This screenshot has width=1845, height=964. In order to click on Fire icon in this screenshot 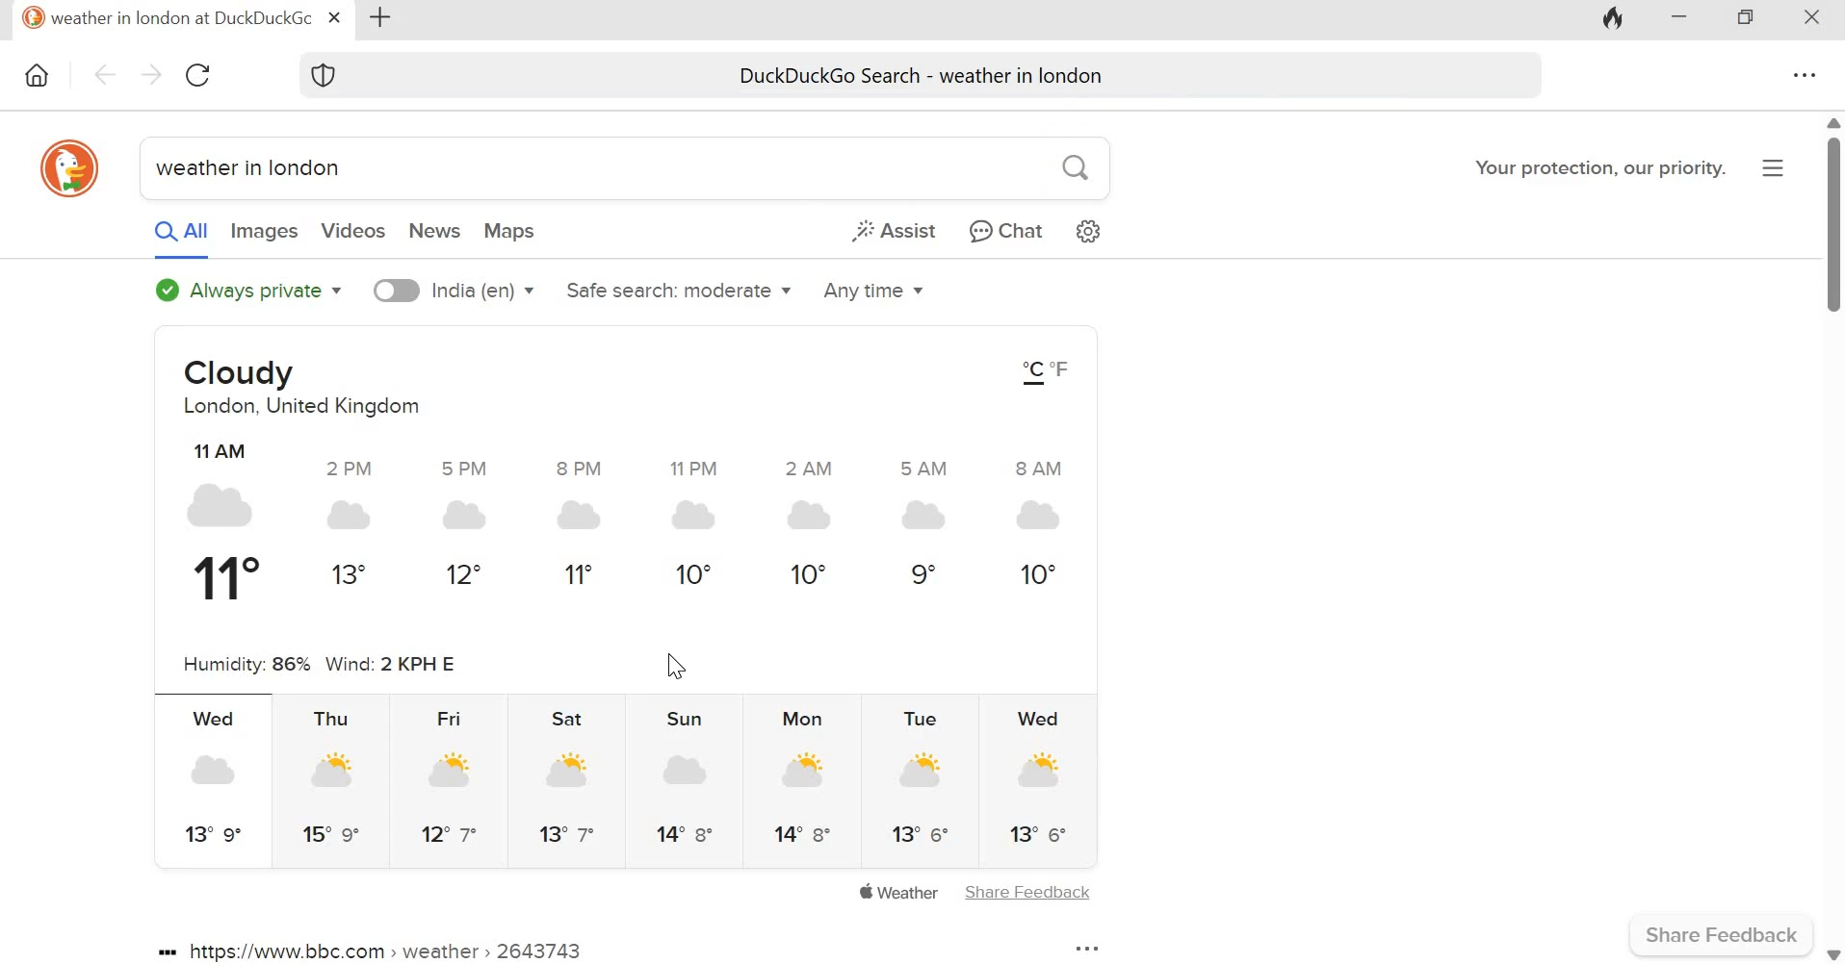, I will do `click(1610, 17)`.